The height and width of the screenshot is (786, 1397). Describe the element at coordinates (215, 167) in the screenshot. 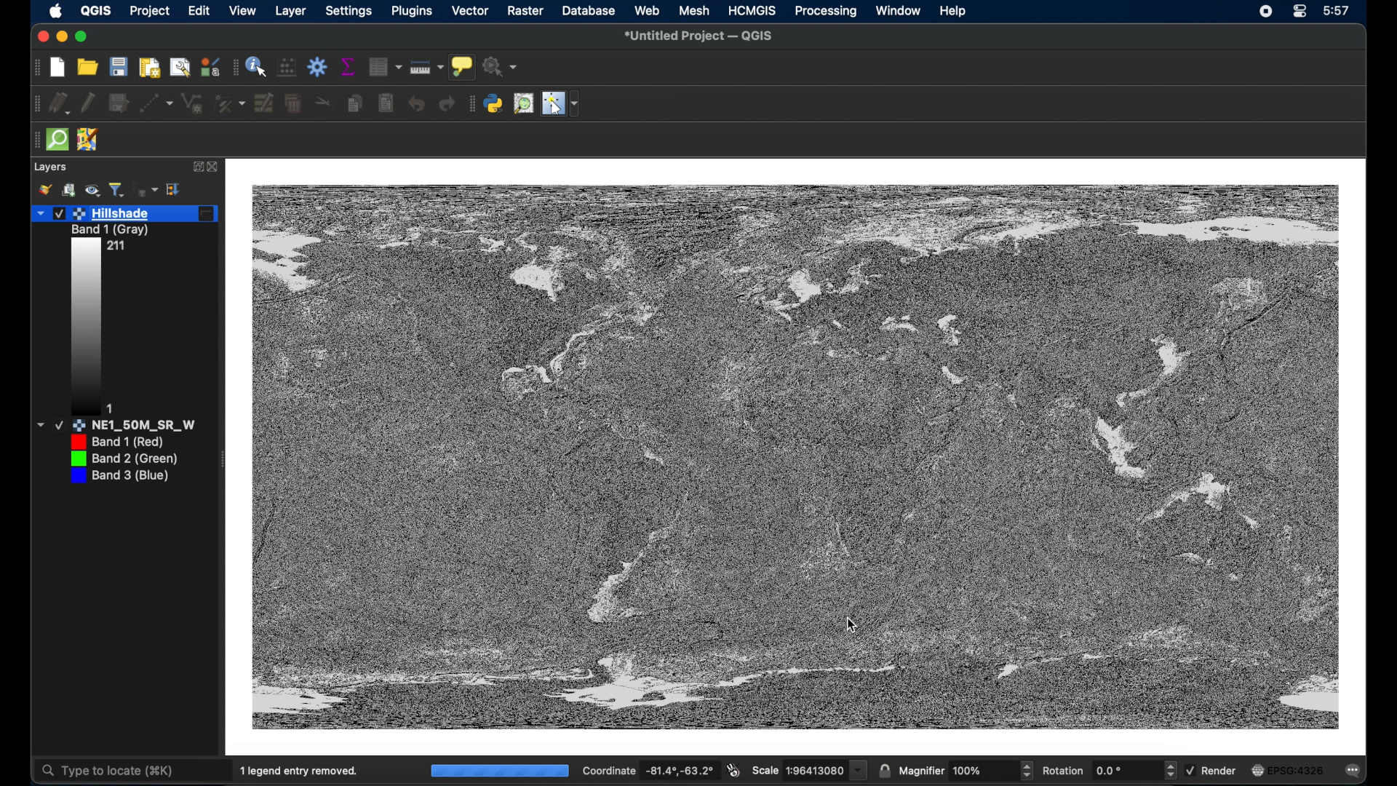

I see `close` at that location.